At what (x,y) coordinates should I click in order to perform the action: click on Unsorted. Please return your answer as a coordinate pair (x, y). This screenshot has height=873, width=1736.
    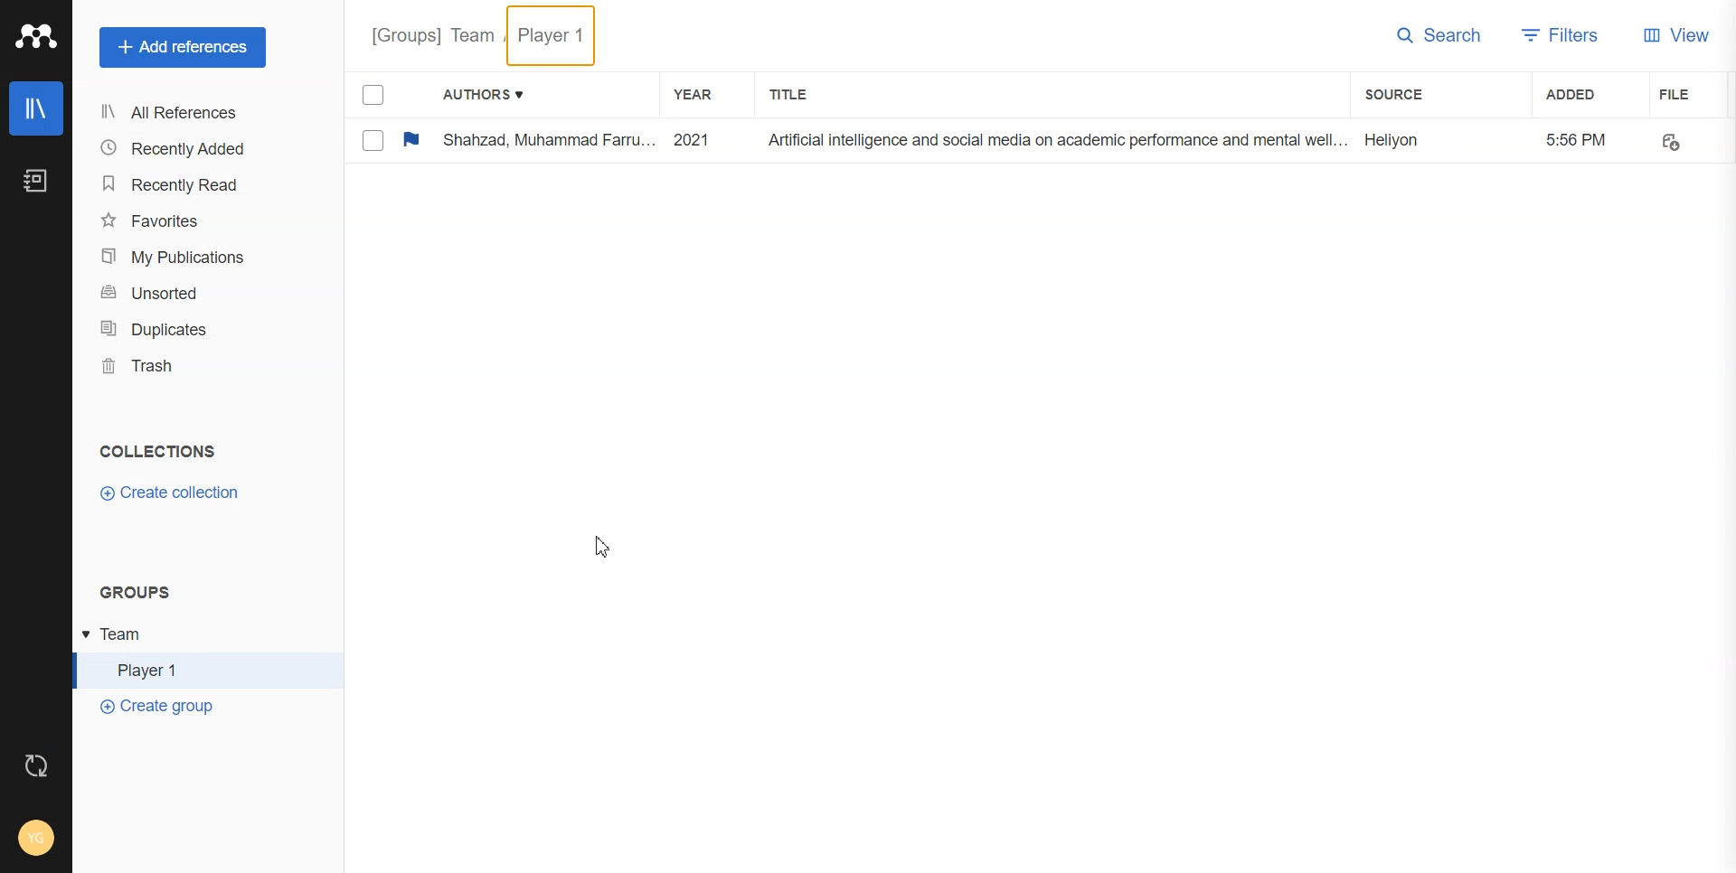
    Looking at the image, I should click on (184, 293).